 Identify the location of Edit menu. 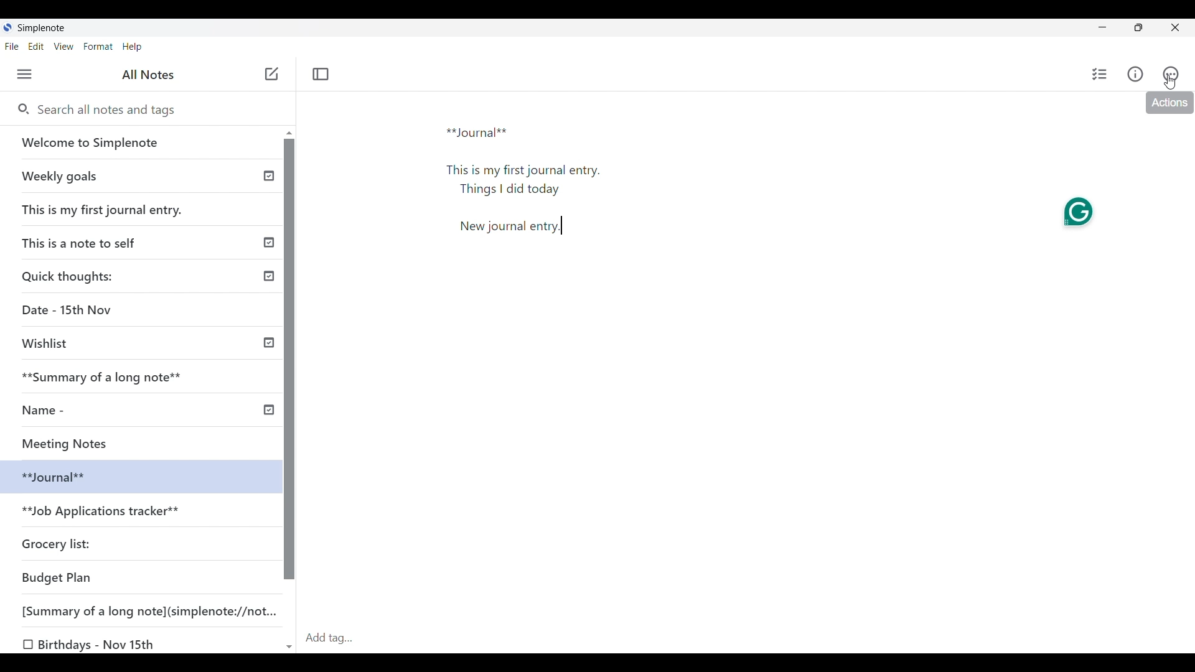
(36, 47).